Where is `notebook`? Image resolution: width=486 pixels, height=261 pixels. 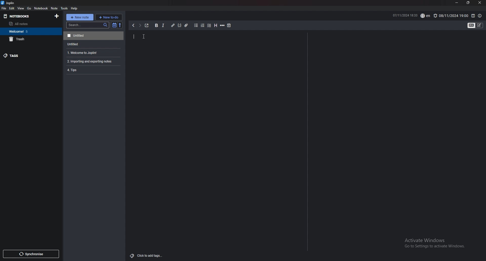 notebook is located at coordinates (41, 8).